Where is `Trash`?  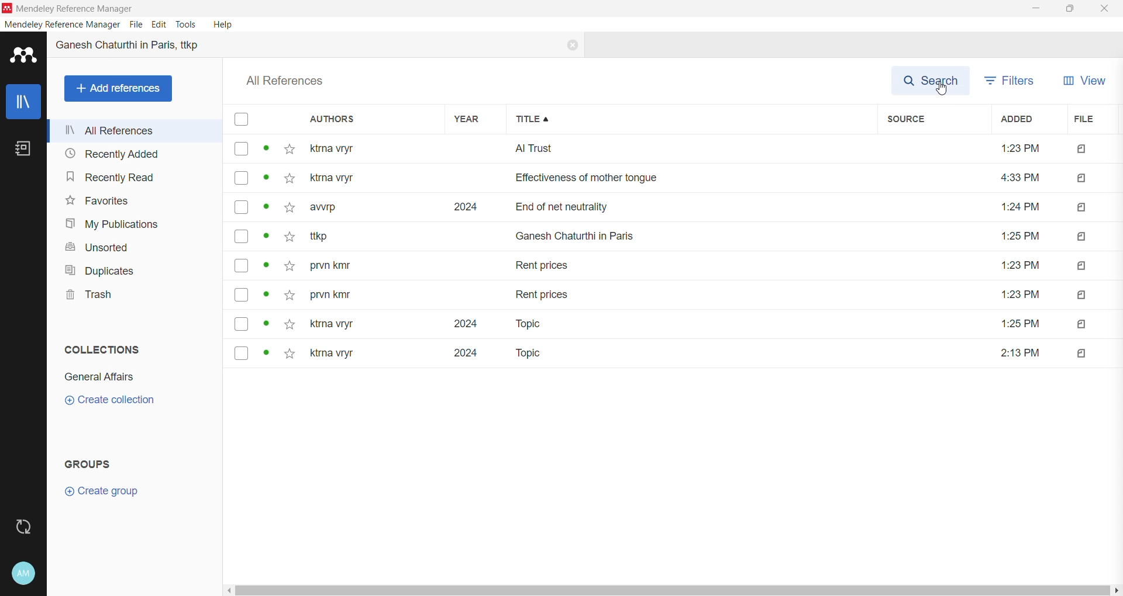 Trash is located at coordinates (89, 297).